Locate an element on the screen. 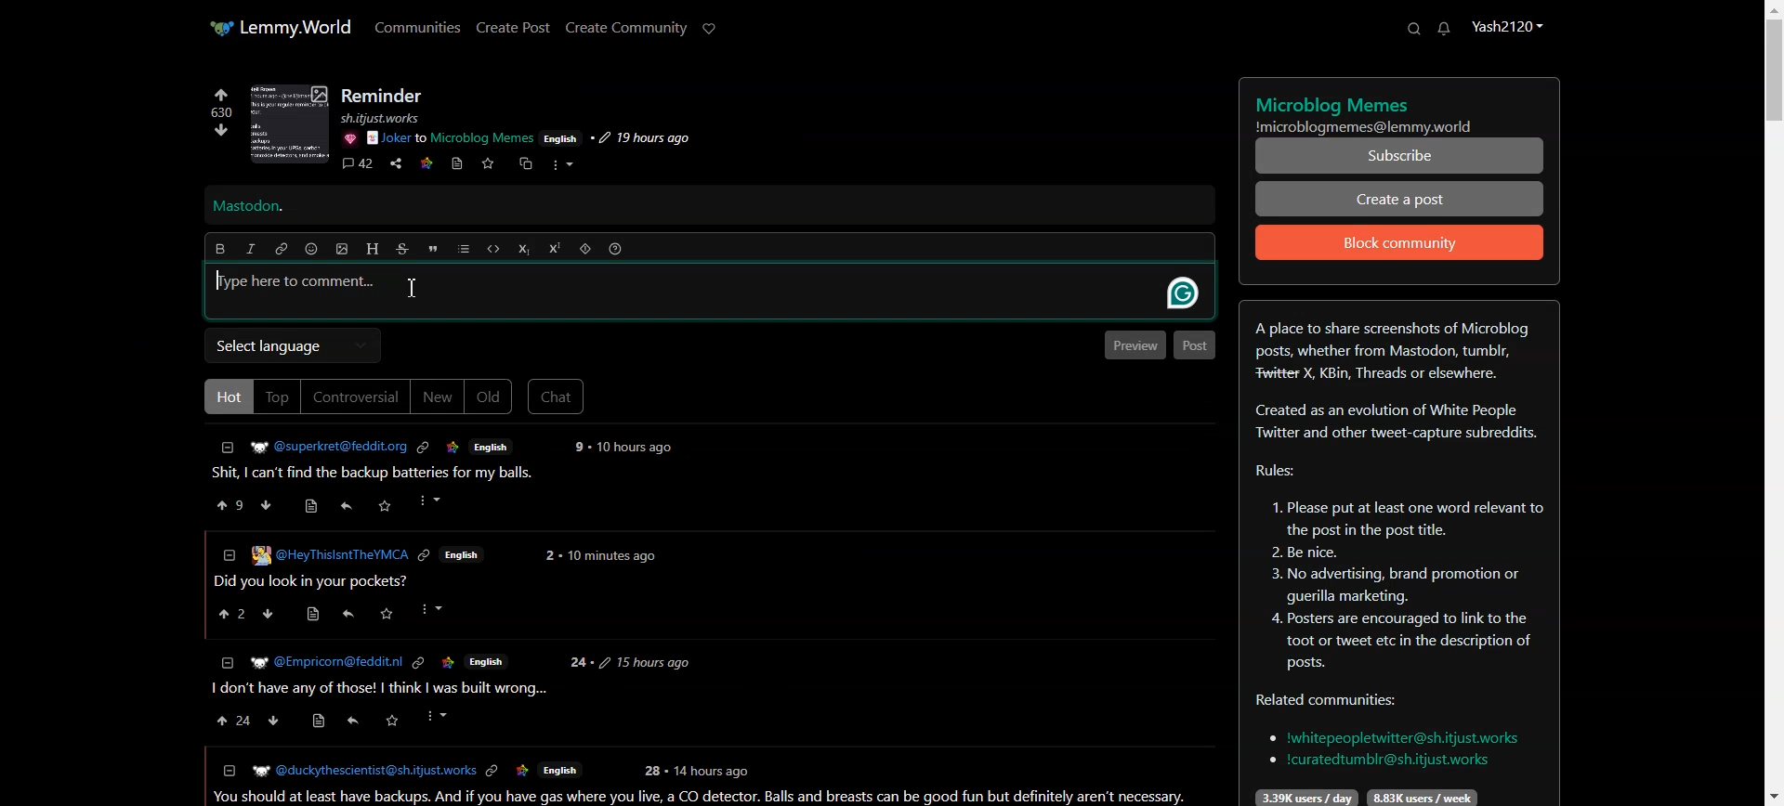  Subscribe is located at coordinates (1400, 156).